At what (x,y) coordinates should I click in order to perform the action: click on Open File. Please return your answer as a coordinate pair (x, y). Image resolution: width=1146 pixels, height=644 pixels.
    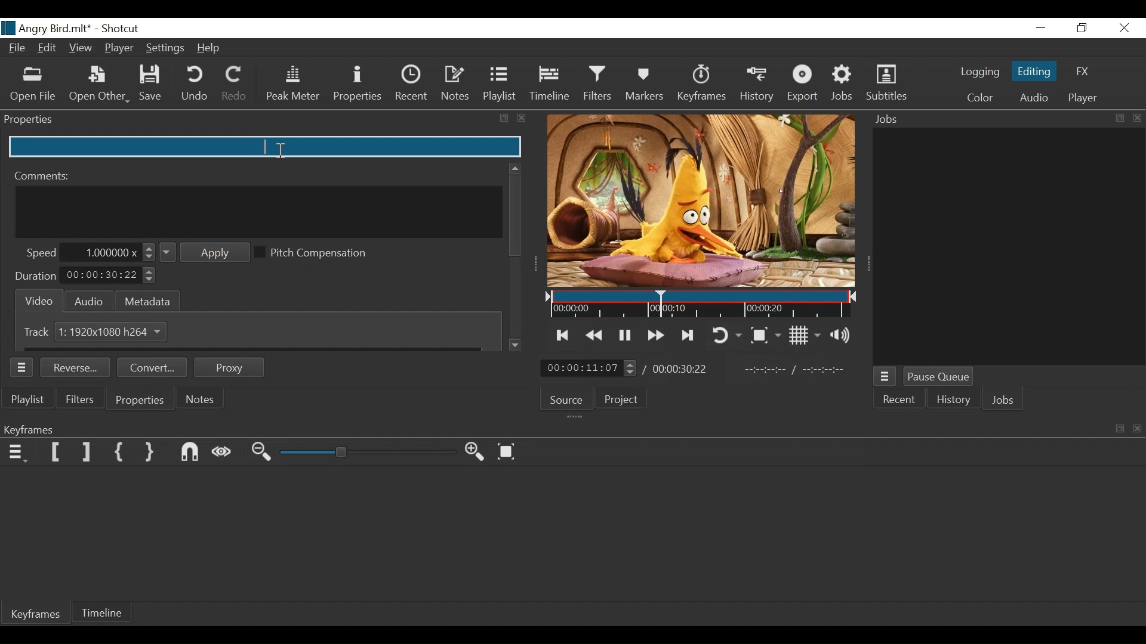
    Looking at the image, I should click on (33, 84).